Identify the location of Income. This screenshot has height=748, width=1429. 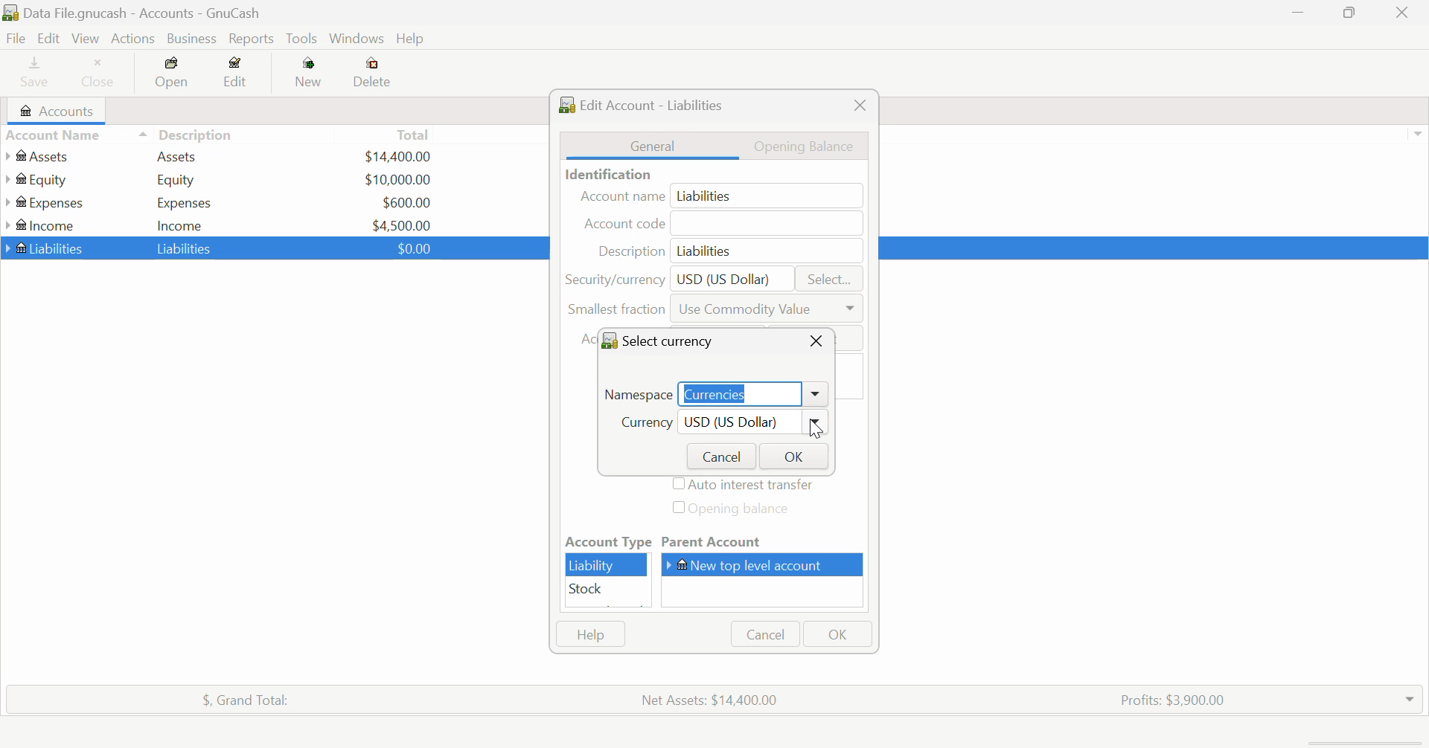
(180, 225).